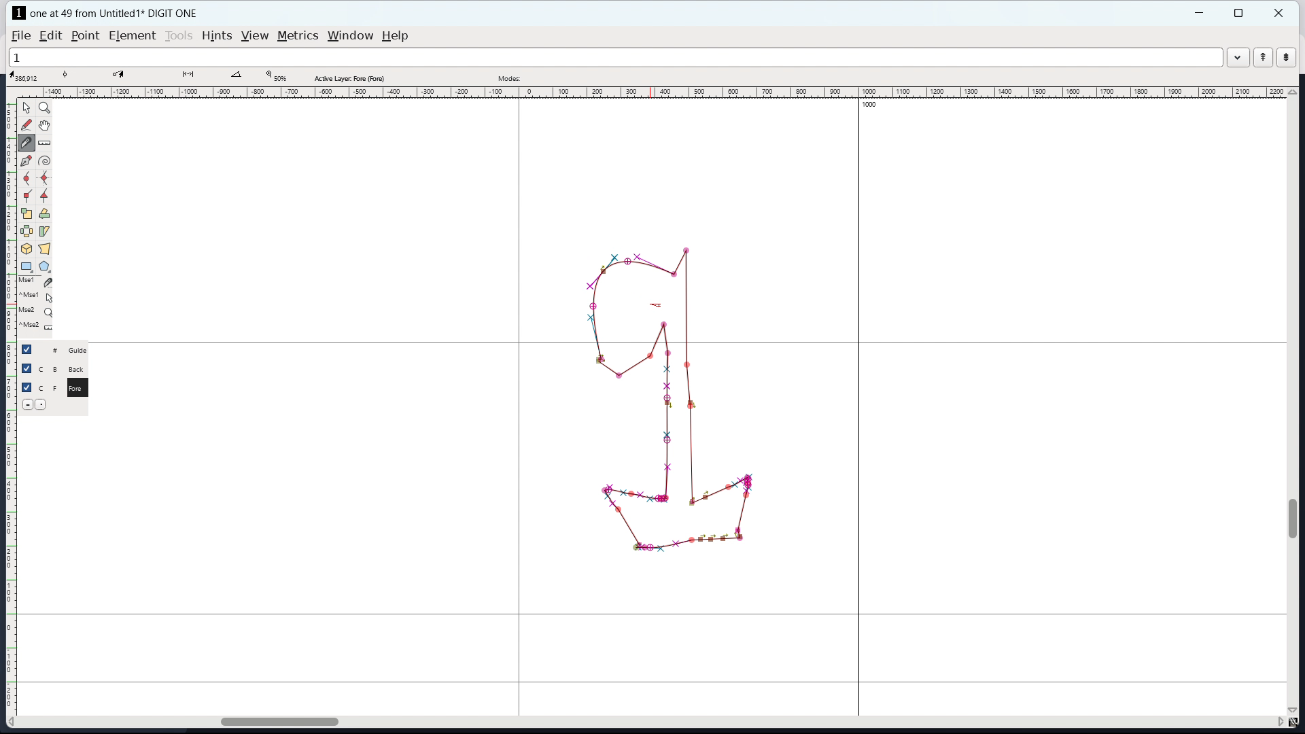 The width and height of the screenshot is (1305, 734). I want to click on vertical ruler, so click(11, 409).